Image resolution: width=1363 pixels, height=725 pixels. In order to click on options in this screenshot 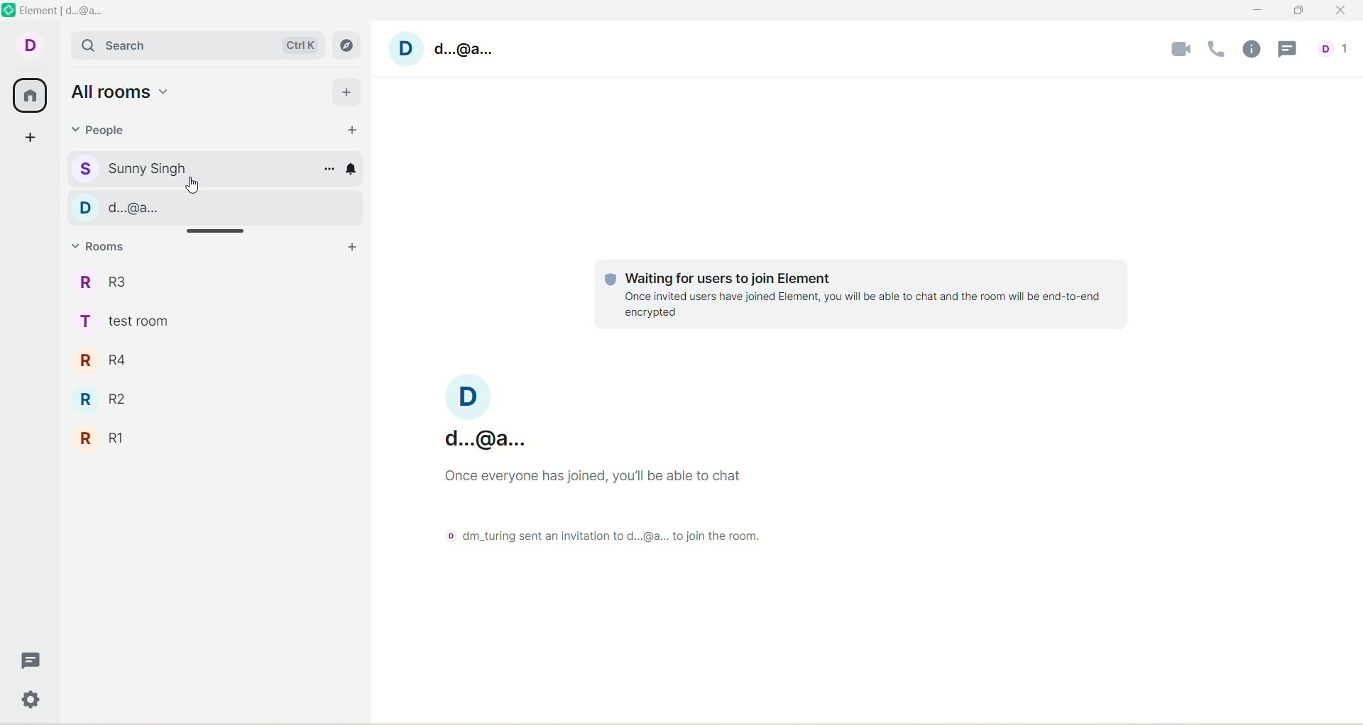, I will do `click(329, 168)`.